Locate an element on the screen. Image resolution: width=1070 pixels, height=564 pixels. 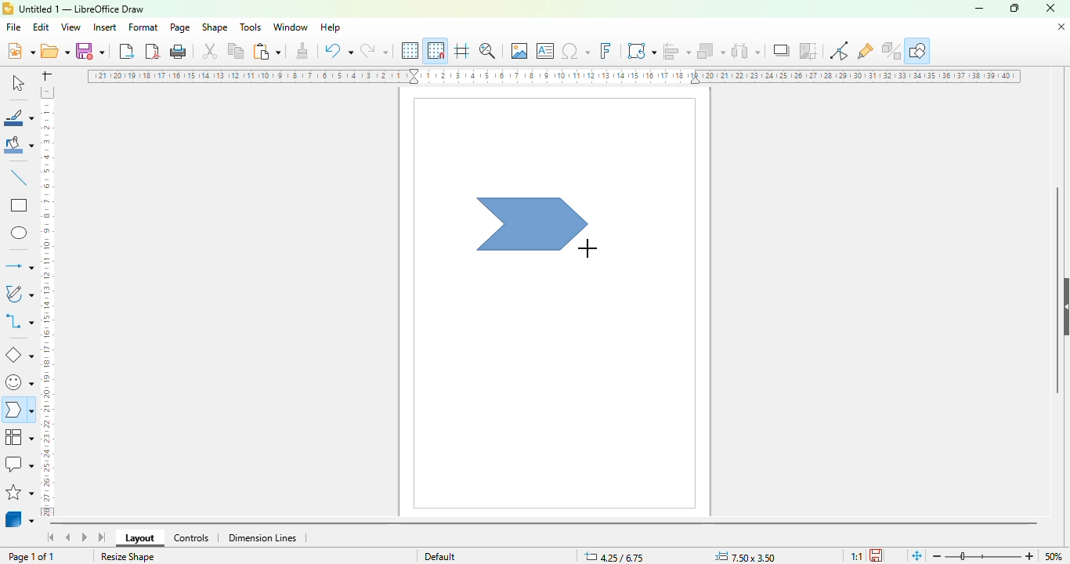
click to save the document is located at coordinates (876, 555).